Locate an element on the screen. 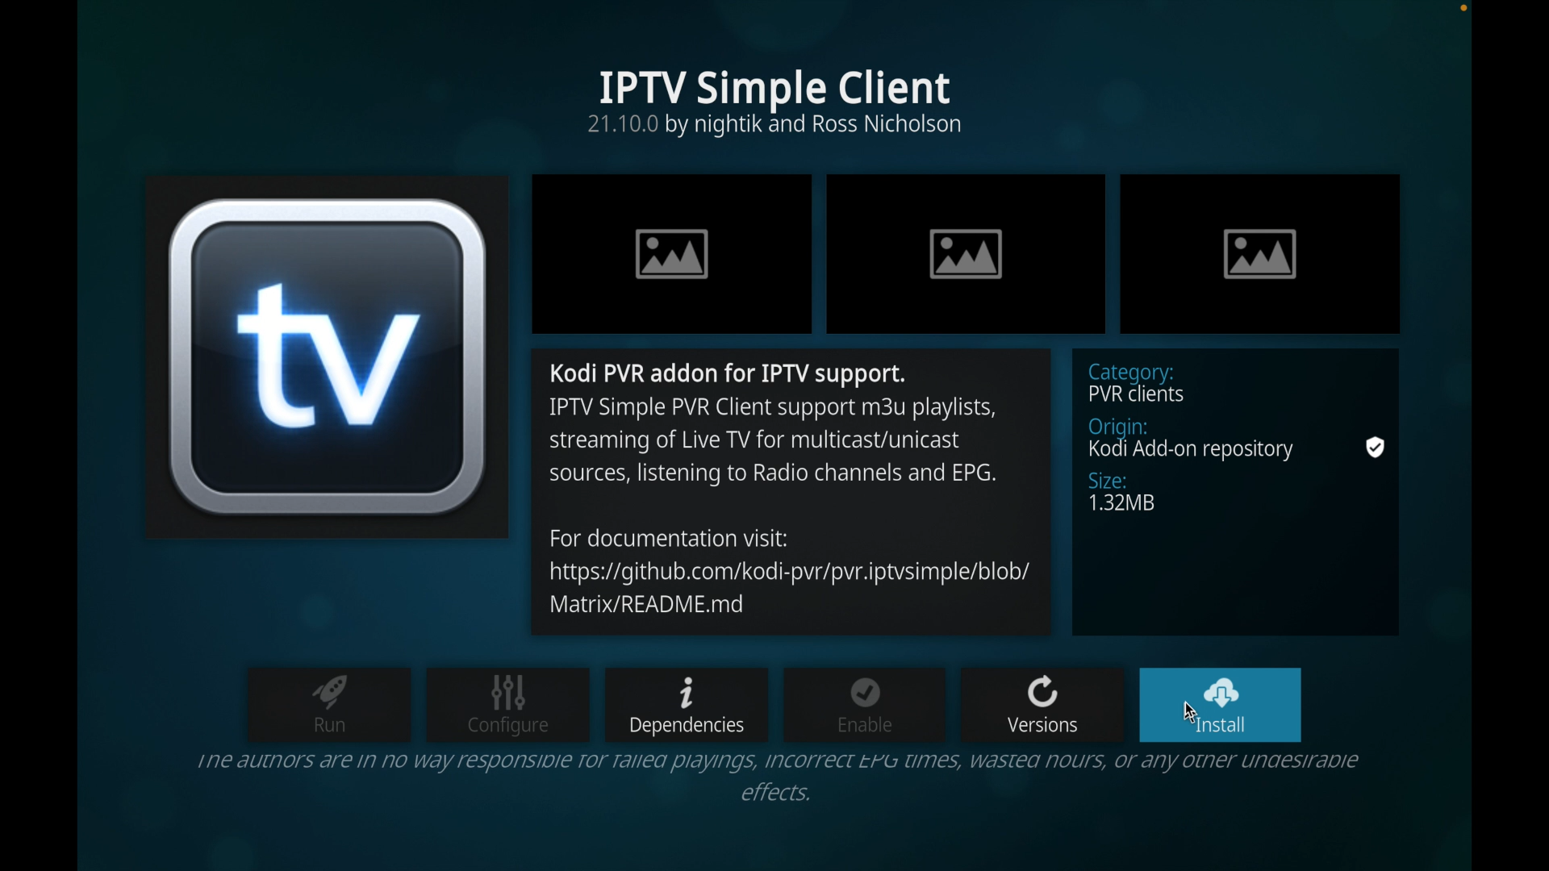 Image resolution: width=1549 pixels, height=871 pixels. Size:
1 32MB is located at coordinates (1224, 492).